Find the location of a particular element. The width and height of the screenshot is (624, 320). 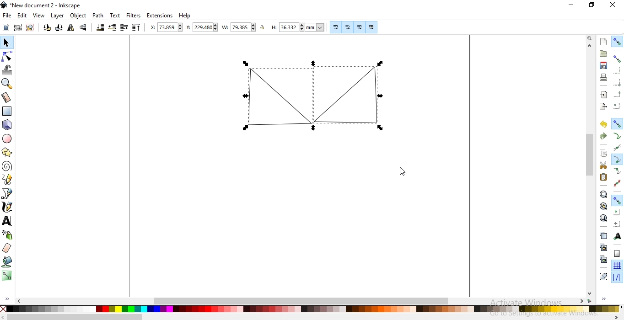

scrollbar is located at coordinates (305, 301).